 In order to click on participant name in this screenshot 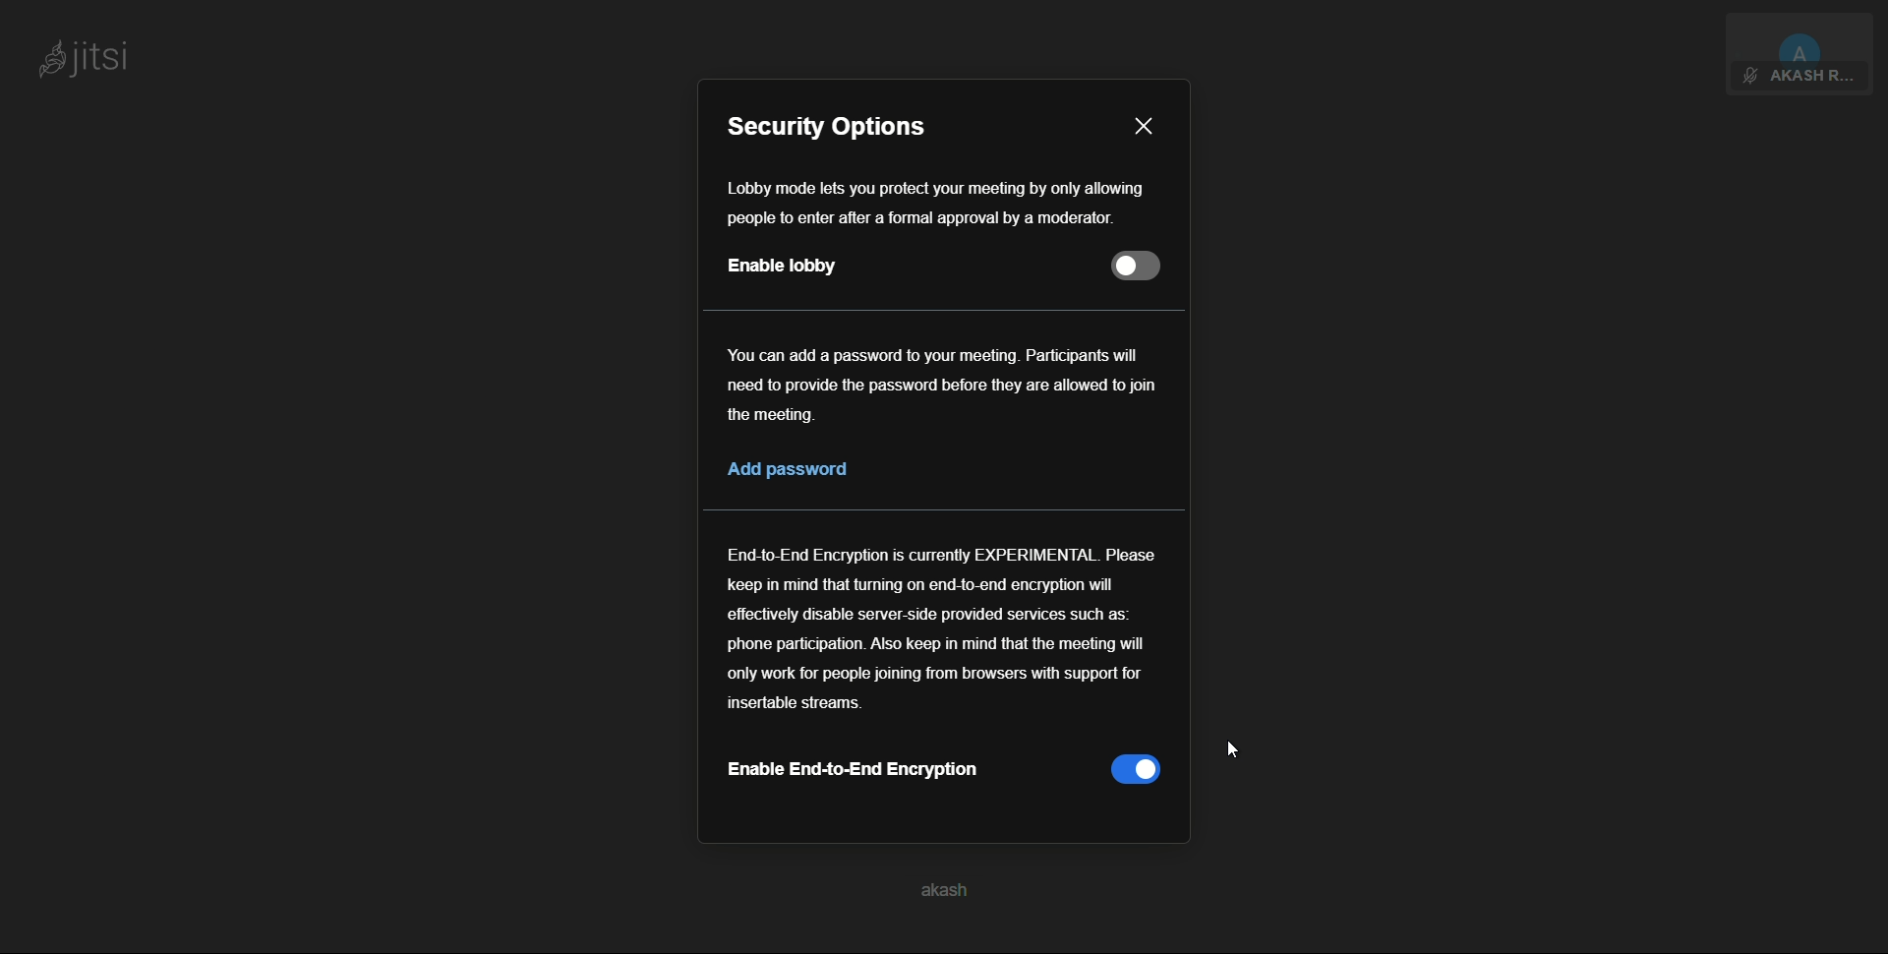, I will do `click(1809, 78)`.